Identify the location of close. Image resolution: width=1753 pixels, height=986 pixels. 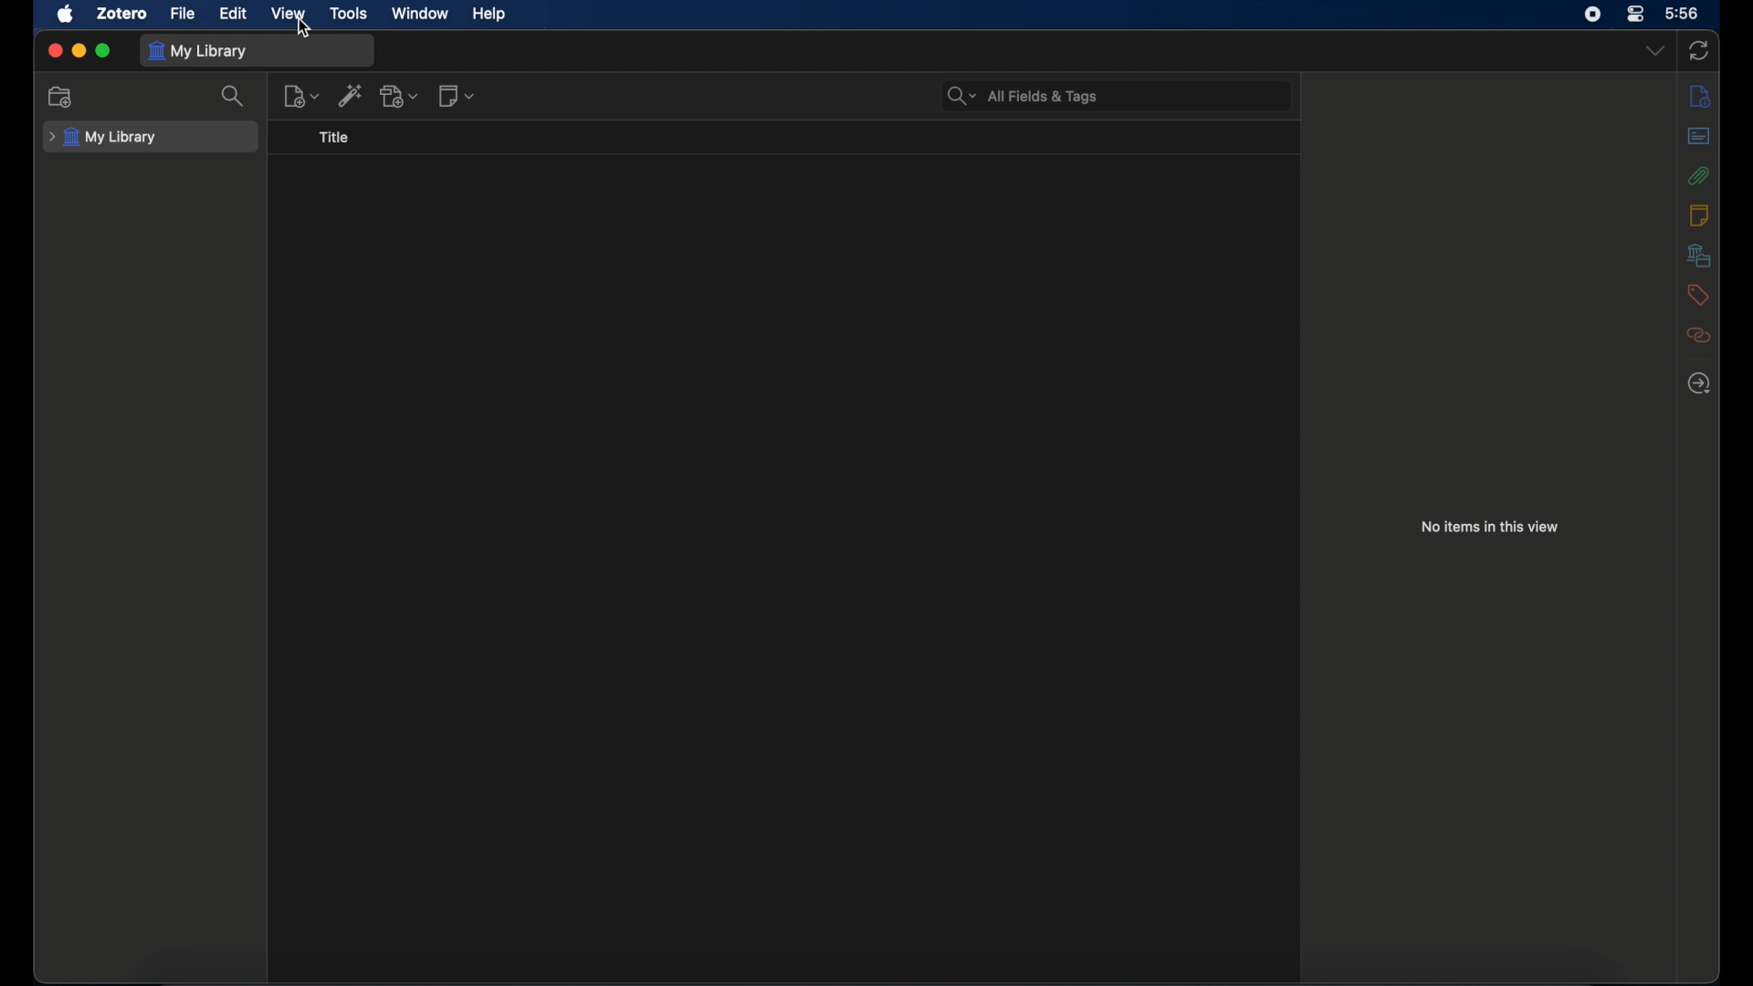
(55, 49).